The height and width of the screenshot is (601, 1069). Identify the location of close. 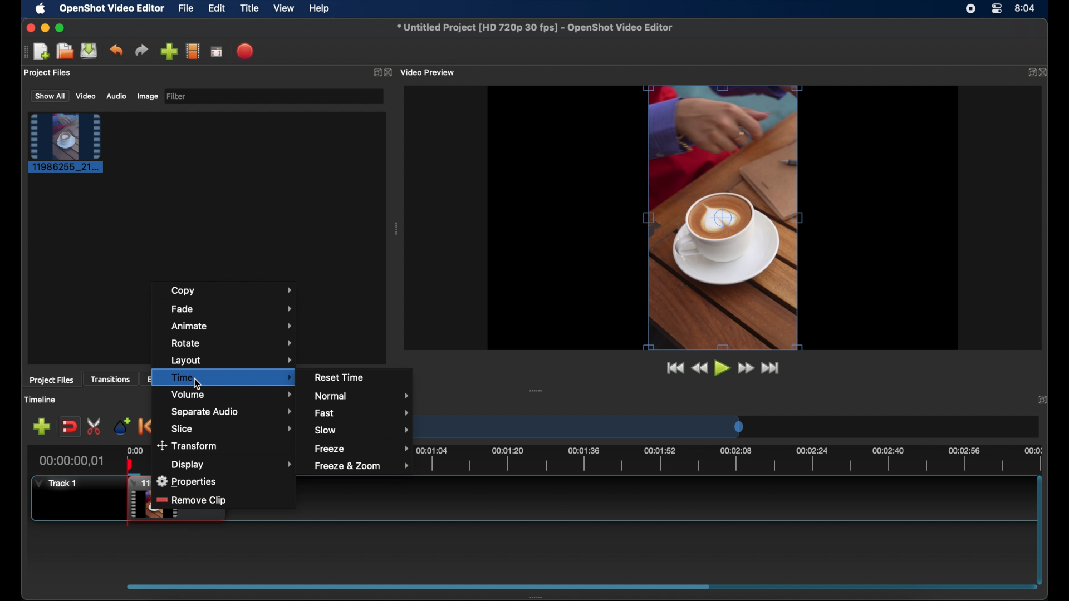
(1041, 400).